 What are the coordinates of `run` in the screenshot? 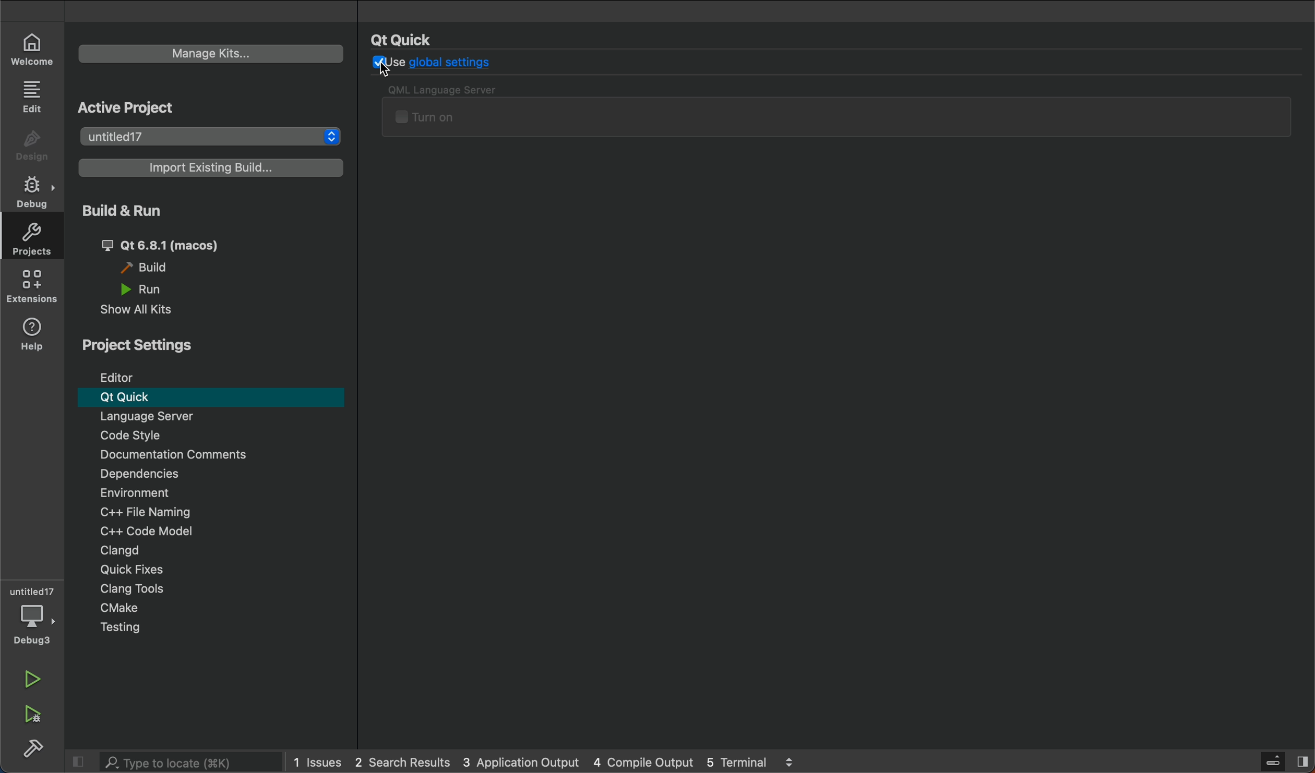 It's located at (147, 290).